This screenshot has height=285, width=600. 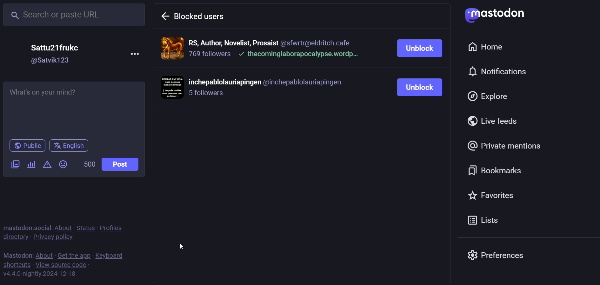 What do you see at coordinates (68, 145) in the screenshot?
I see `english` at bounding box center [68, 145].